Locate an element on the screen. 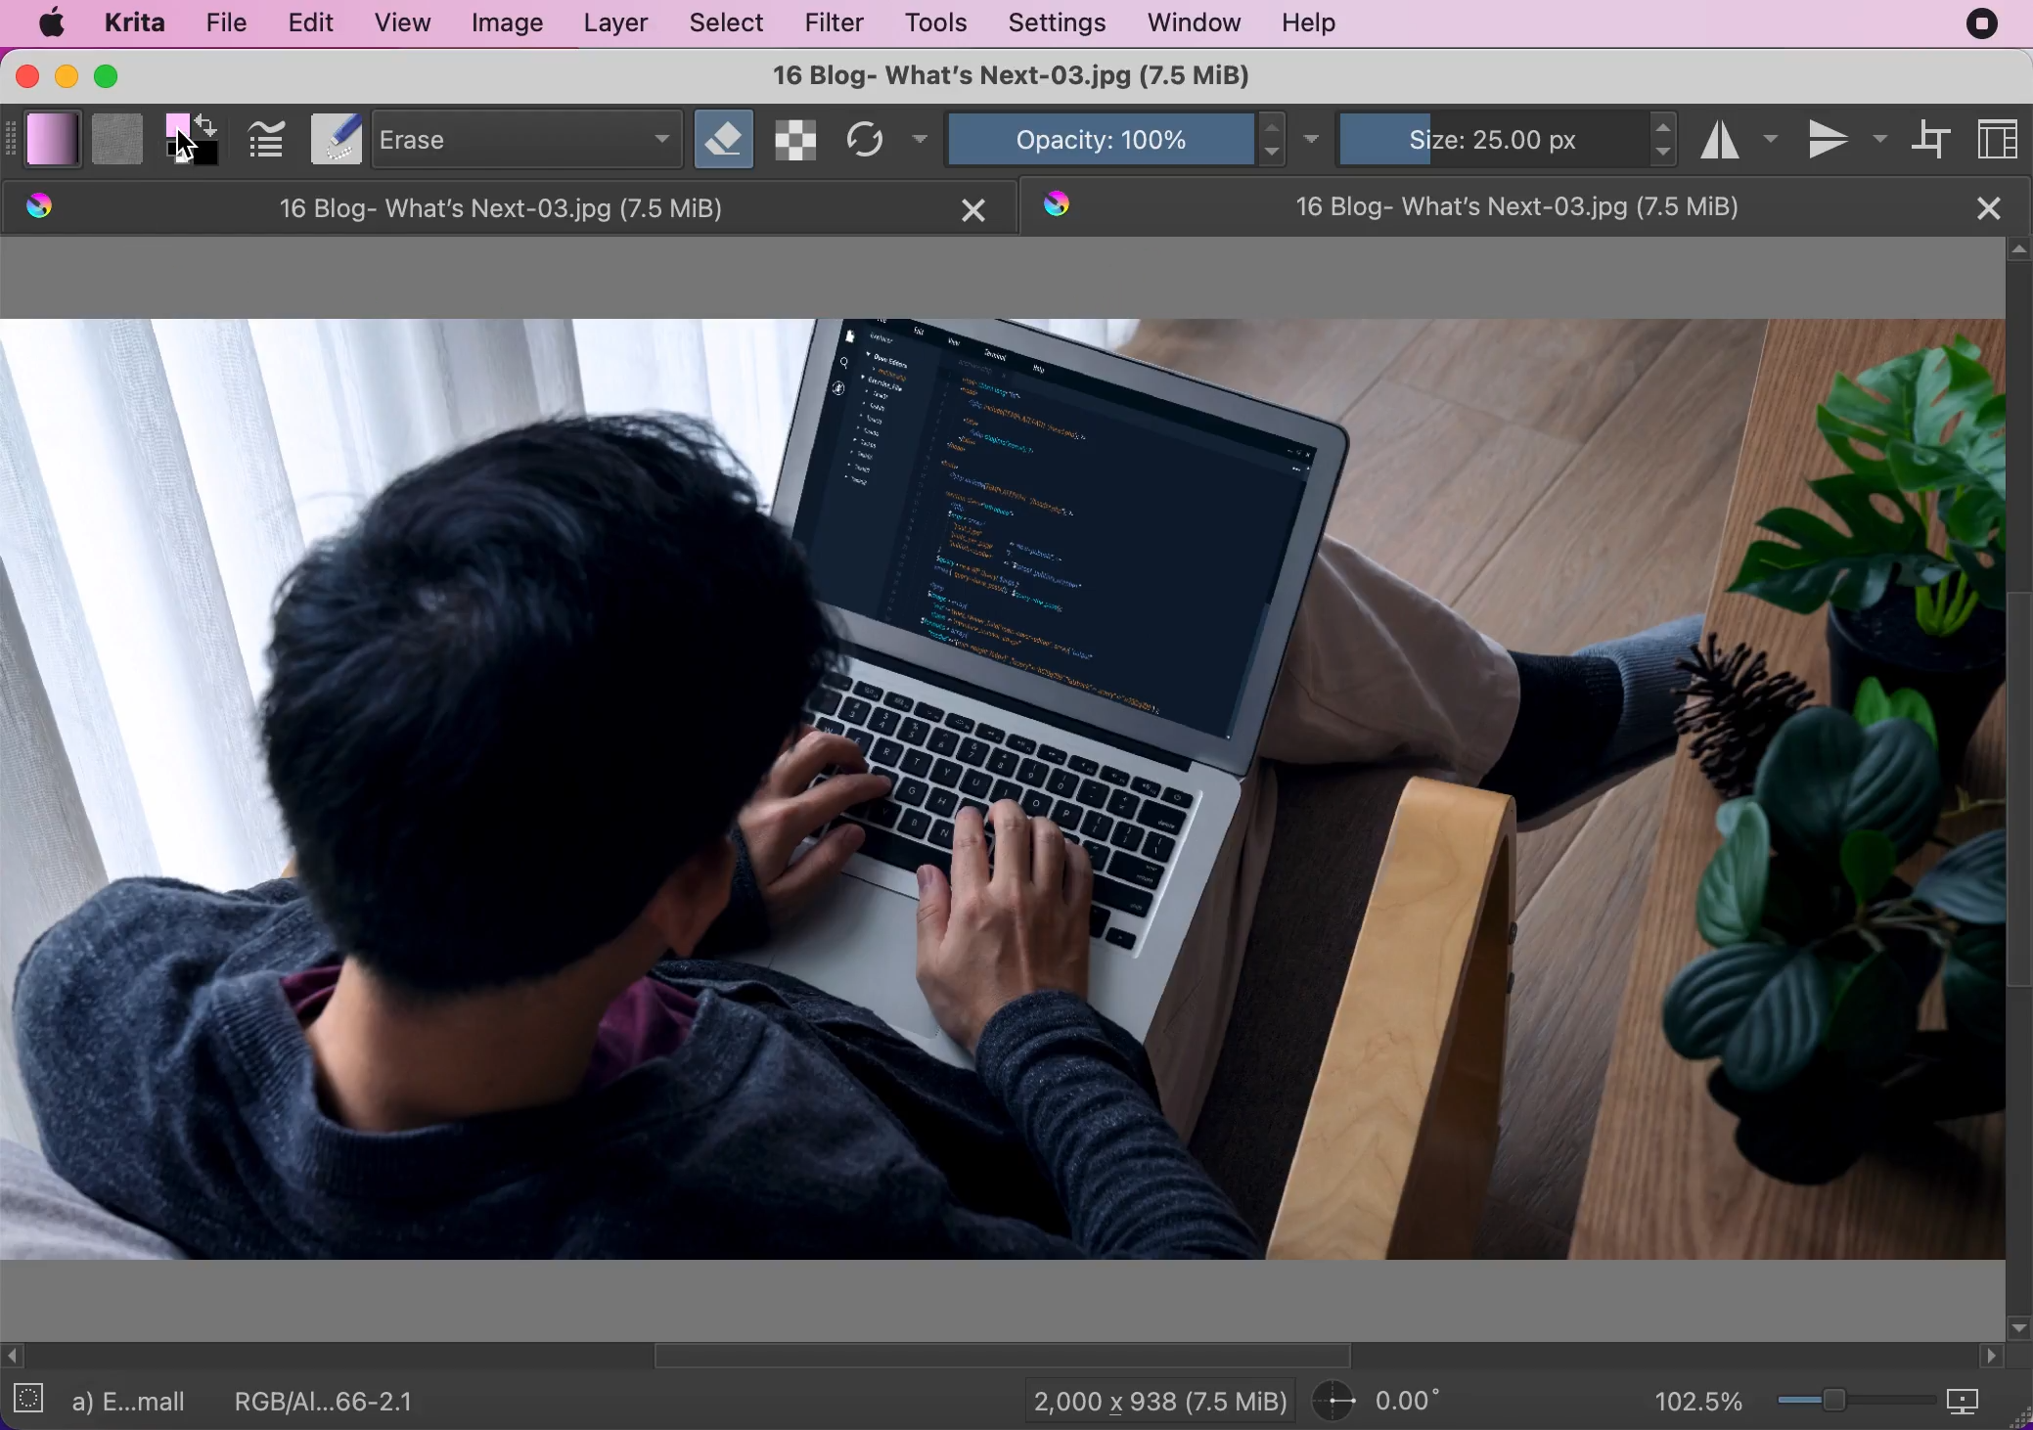 This screenshot has width=2033, height=1430. edit brush settings is located at coordinates (269, 140).